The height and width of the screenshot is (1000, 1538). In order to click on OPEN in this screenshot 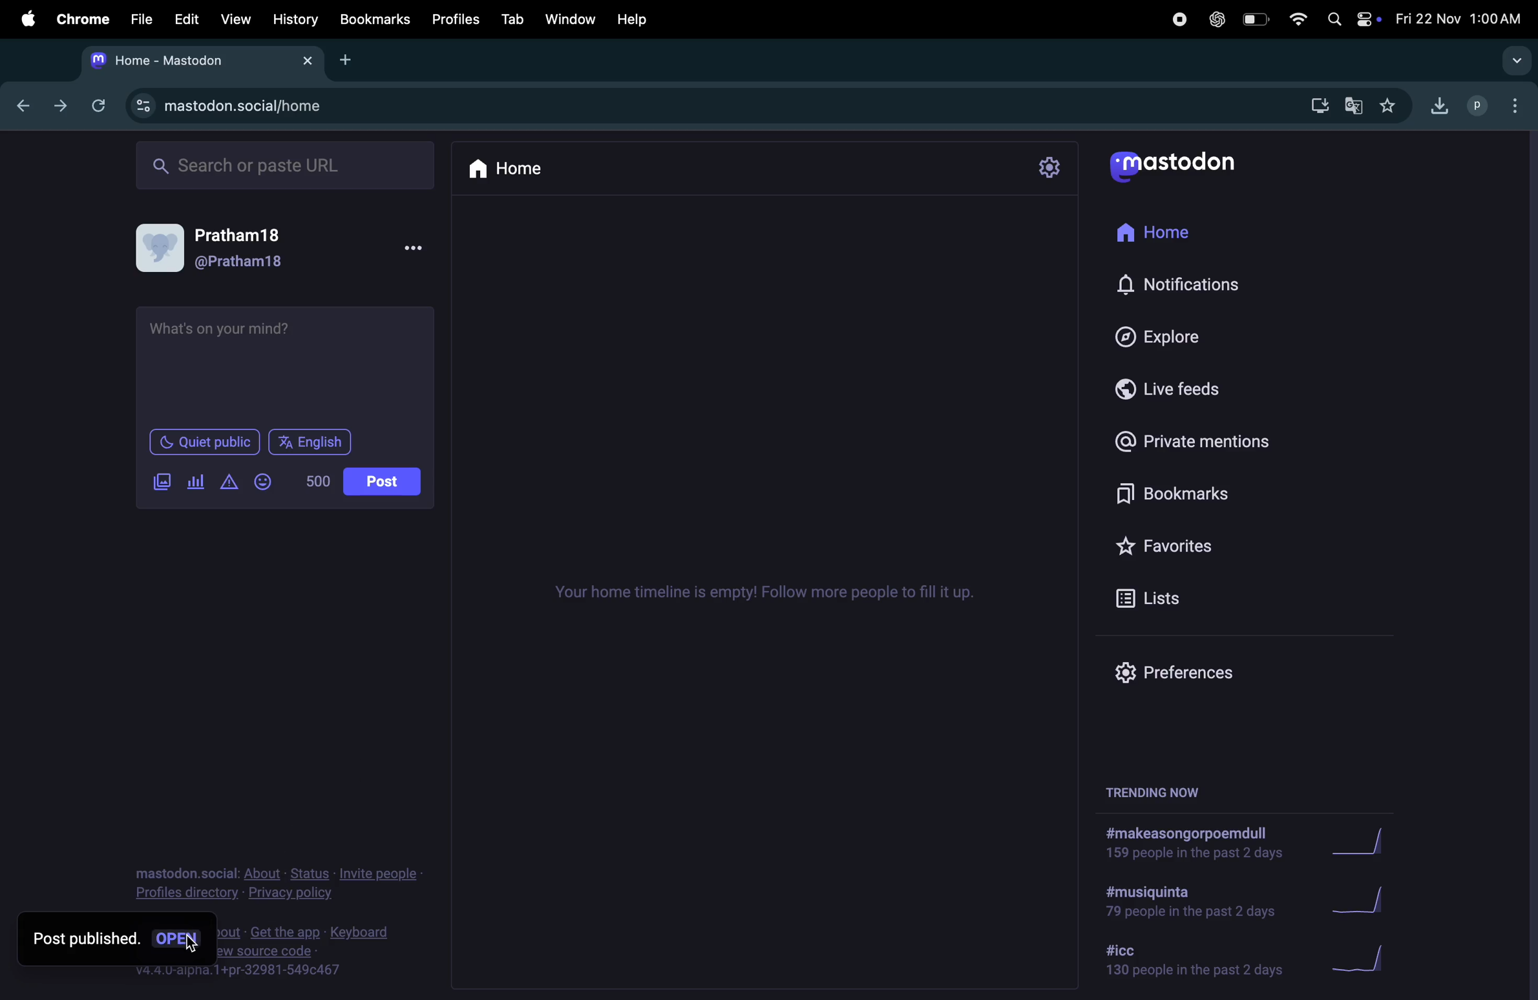, I will do `click(176, 938)`.